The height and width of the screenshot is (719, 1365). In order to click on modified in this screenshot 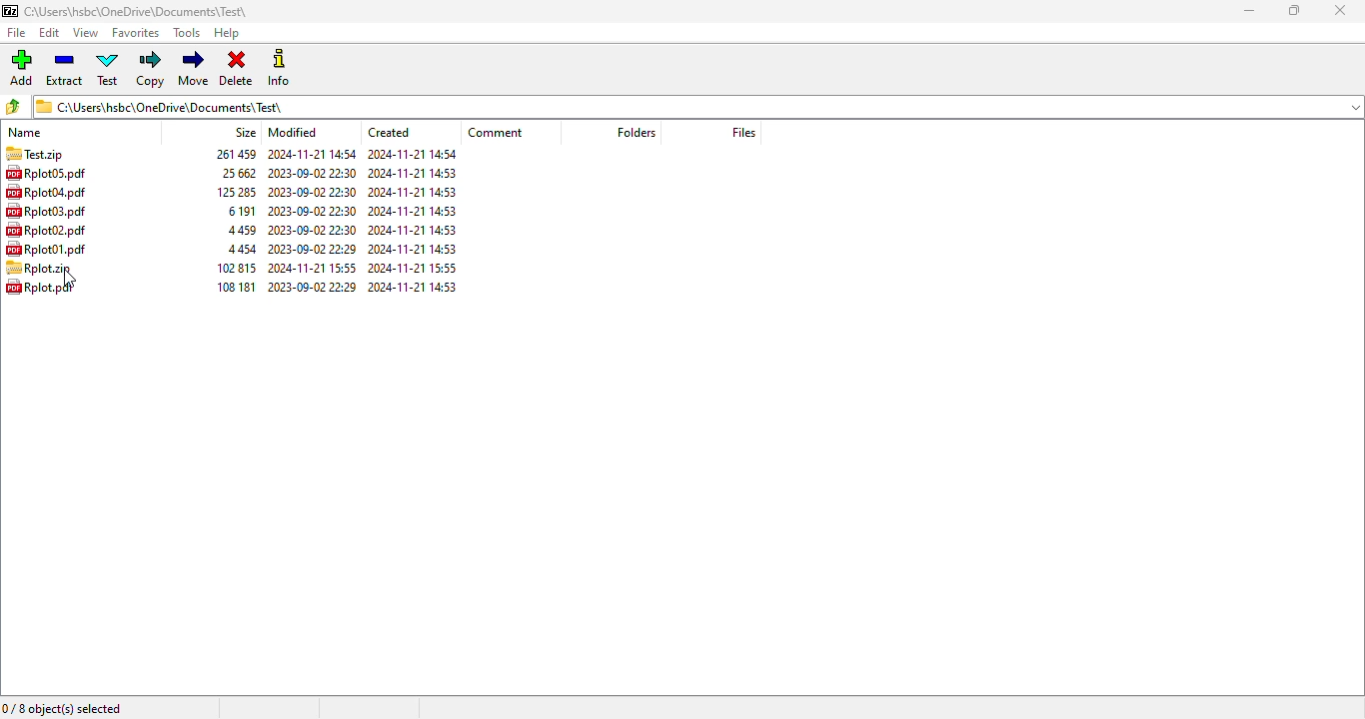, I will do `click(292, 133)`.